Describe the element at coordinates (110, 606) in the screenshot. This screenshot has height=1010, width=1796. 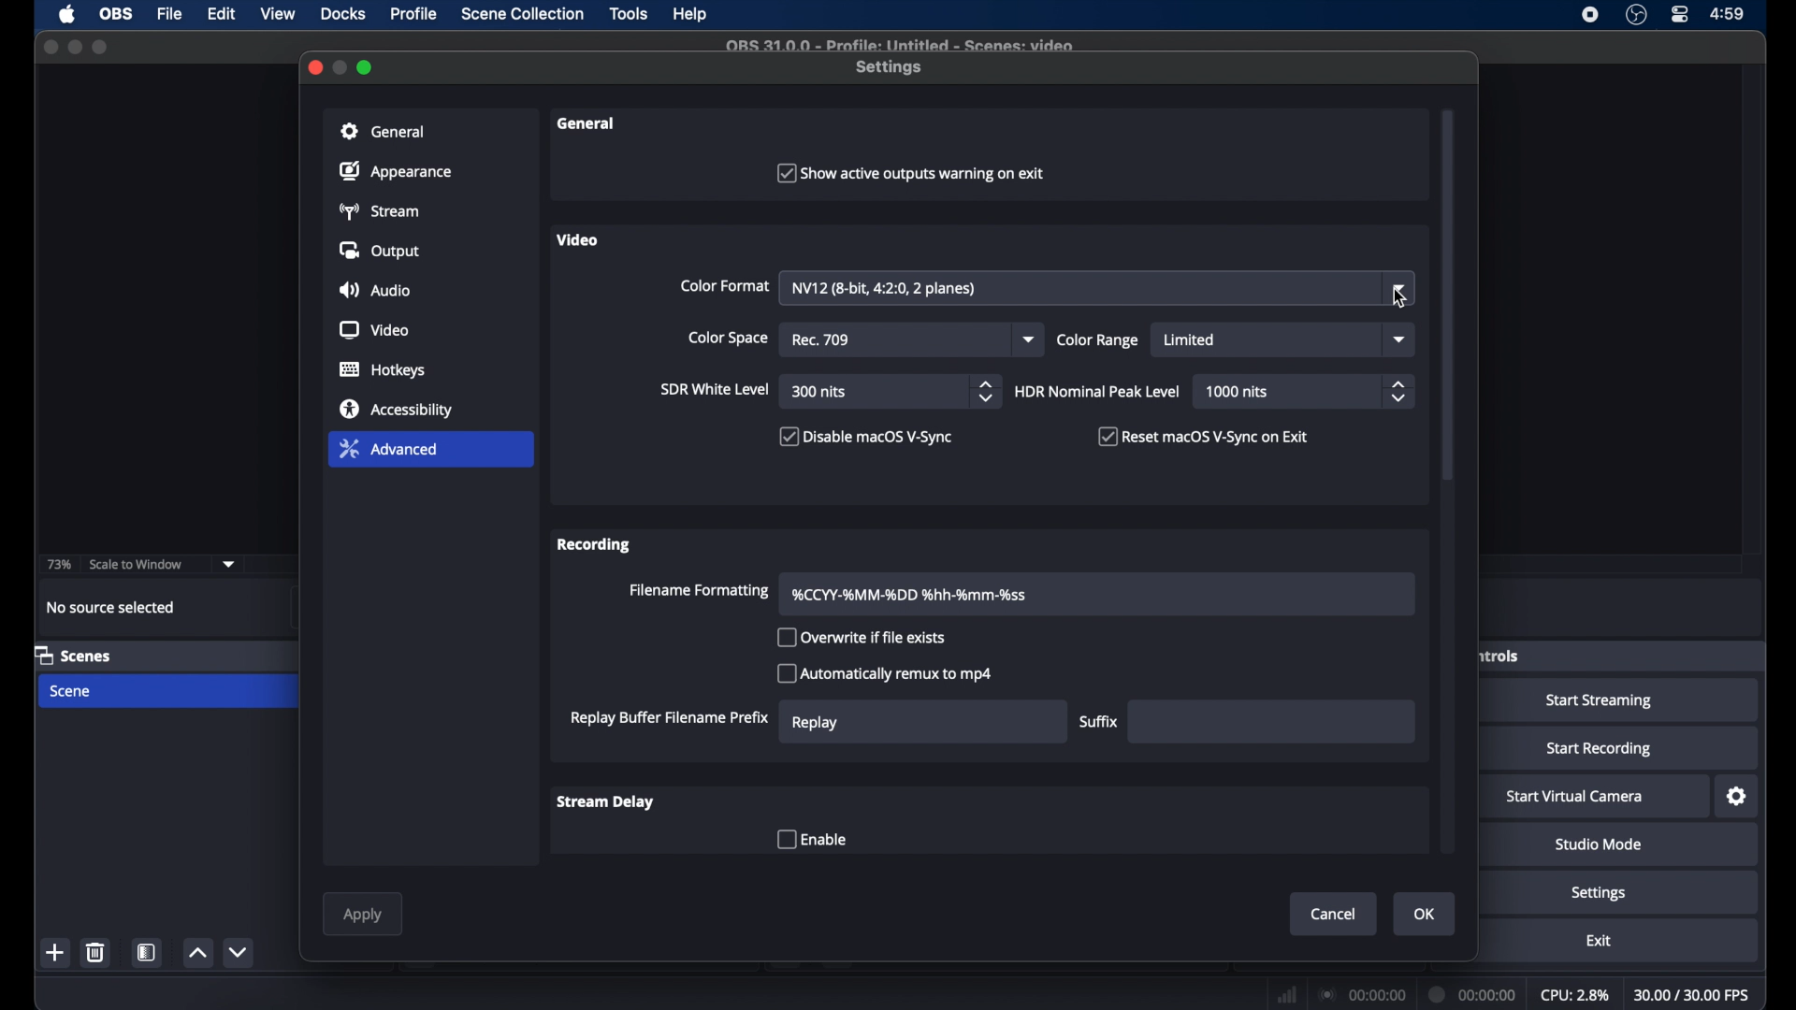
I see `no source selected` at that location.